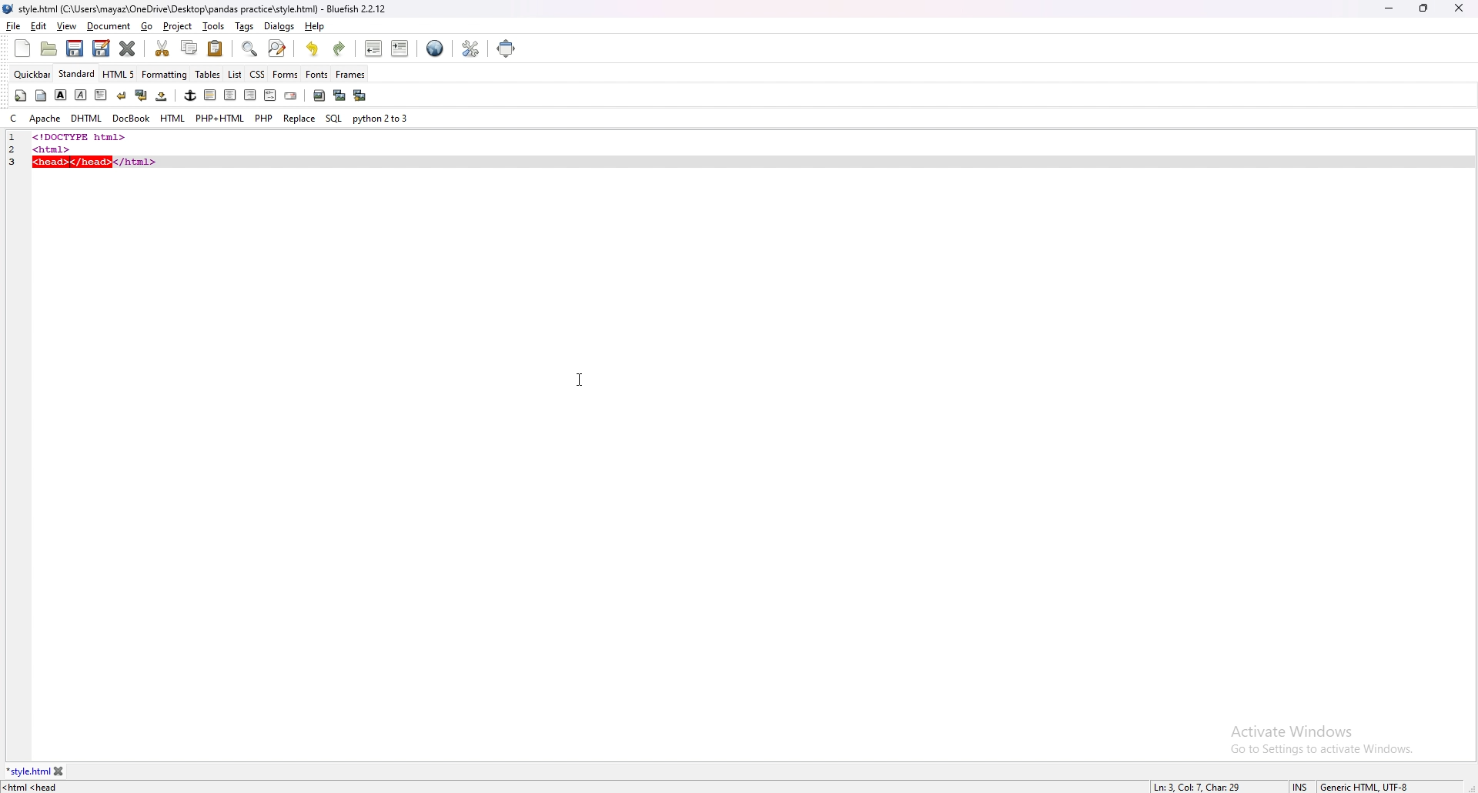 The height and width of the screenshot is (793, 1478). I want to click on quickbar, so click(33, 74).